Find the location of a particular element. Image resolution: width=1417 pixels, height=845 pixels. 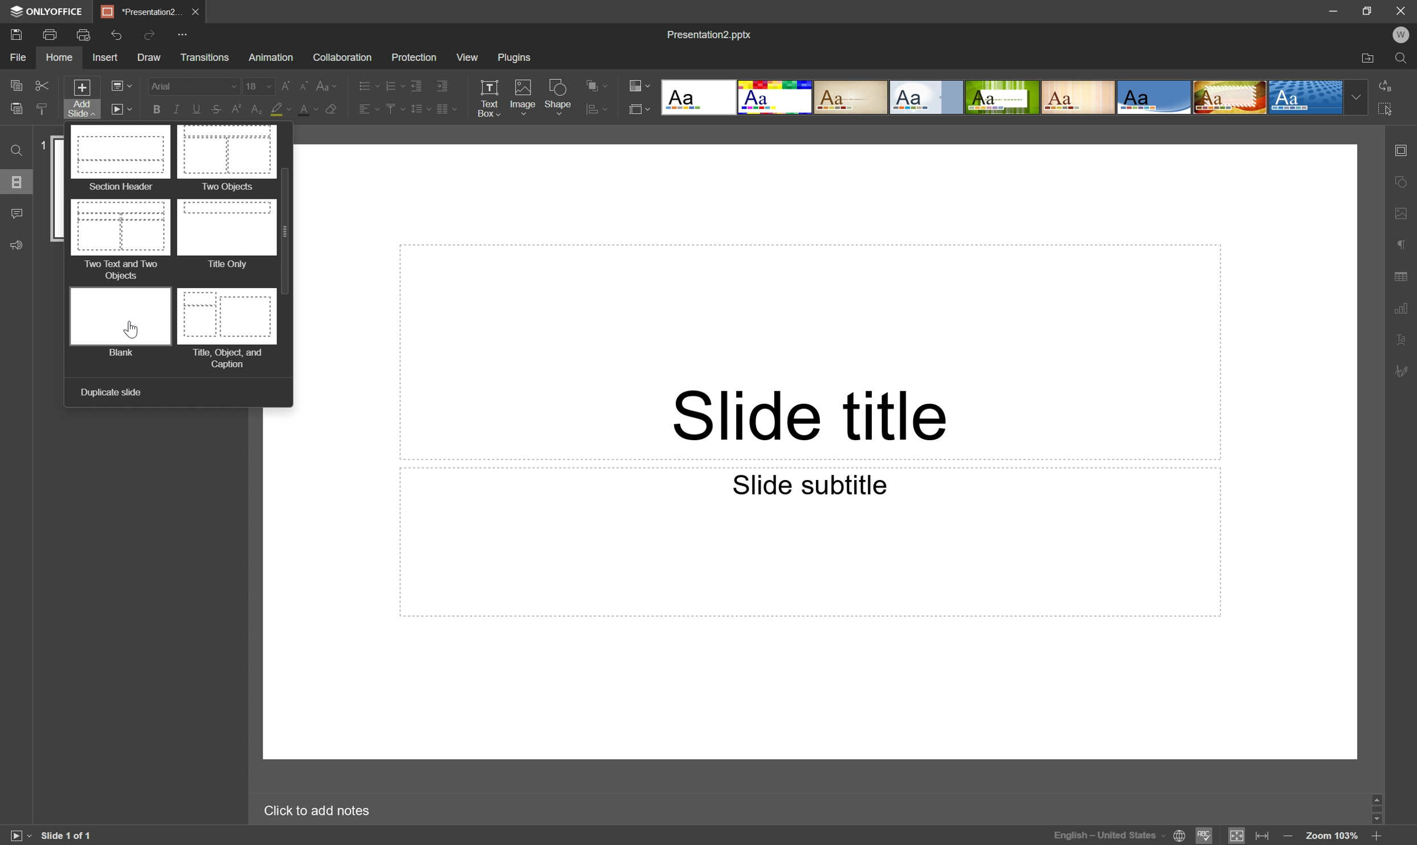

Find is located at coordinates (1404, 58).